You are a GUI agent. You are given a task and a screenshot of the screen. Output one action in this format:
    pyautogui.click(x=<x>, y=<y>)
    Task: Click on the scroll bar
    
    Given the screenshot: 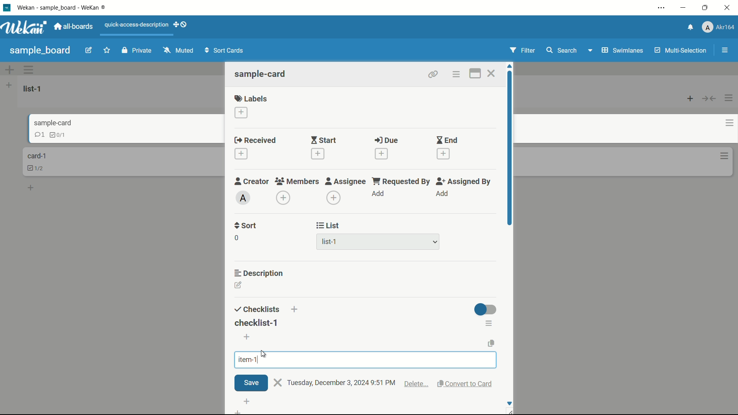 What is the action you would take?
    pyautogui.click(x=510, y=153)
    